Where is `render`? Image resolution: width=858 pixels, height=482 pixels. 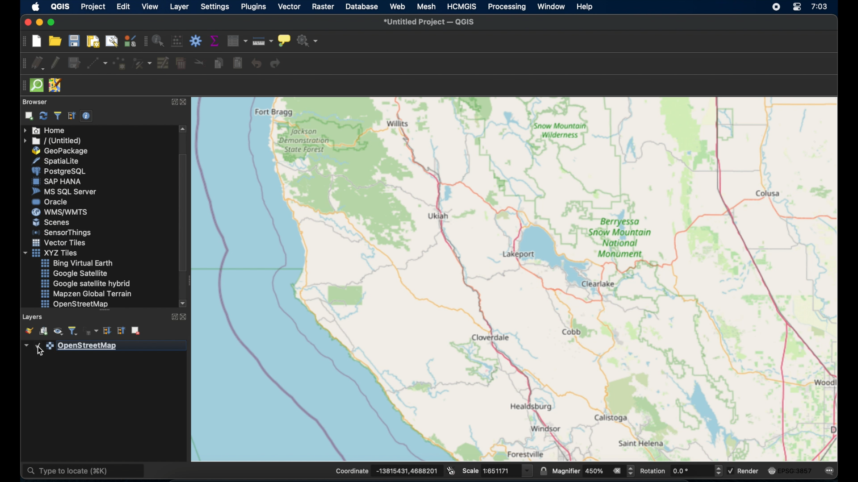
render is located at coordinates (745, 471).